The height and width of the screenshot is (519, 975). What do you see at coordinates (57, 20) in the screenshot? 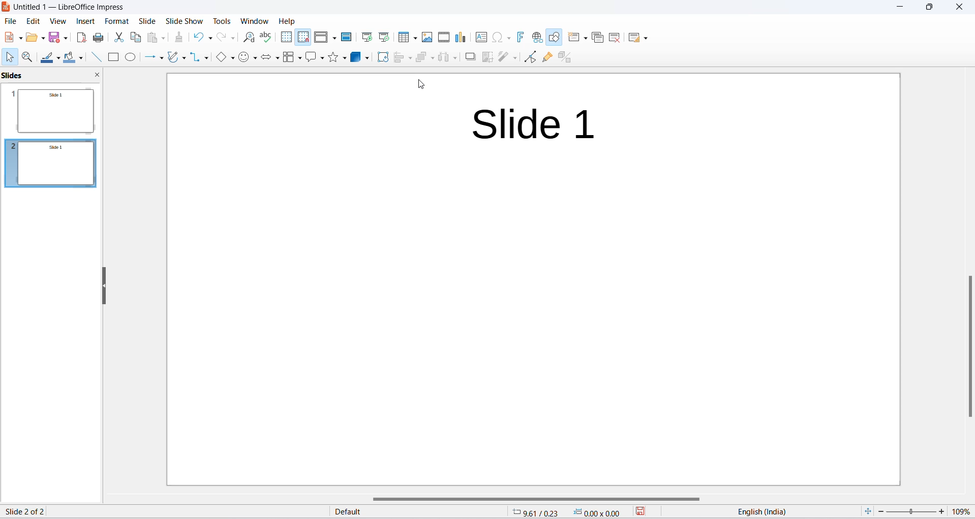
I see `view` at bounding box center [57, 20].